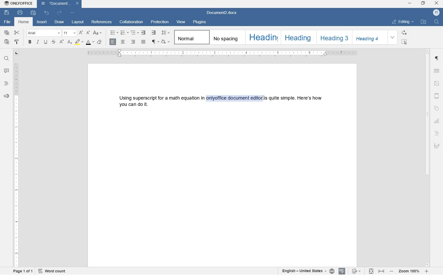 The image size is (443, 275). What do you see at coordinates (437, 59) in the screenshot?
I see `paragraph settings` at bounding box center [437, 59].